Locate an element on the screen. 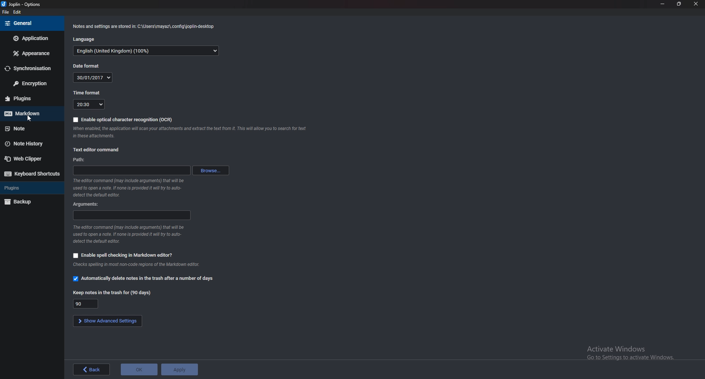 The width and height of the screenshot is (705, 379). Arguments is located at coordinates (131, 215).